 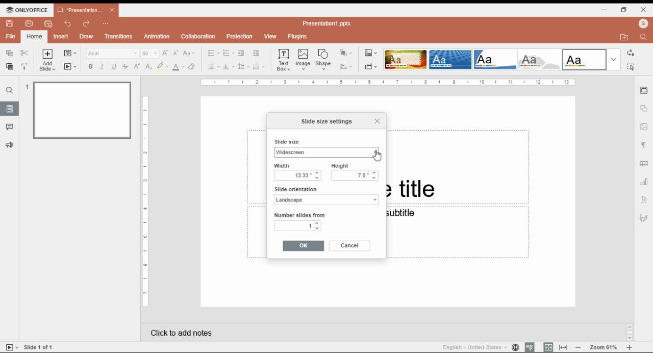 What do you see at coordinates (118, 36) in the screenshot?
I see `transitions` at bounding box center [118, 36].